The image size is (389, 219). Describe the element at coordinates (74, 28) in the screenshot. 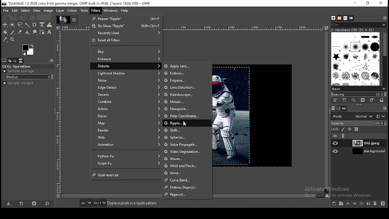

I see `measuring line` at that location.